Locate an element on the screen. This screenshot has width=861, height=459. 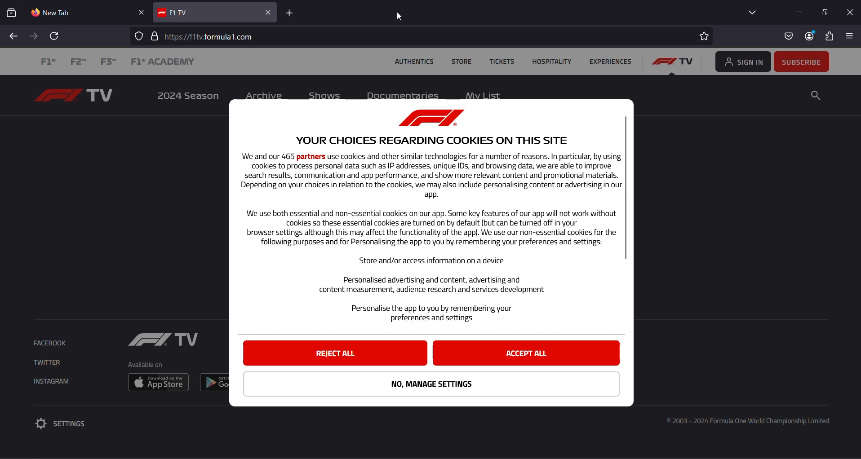
account is located at coordinates (809, 37).